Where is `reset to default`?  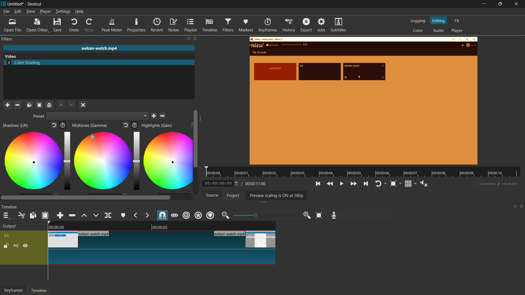
reset to default is located at coordinates (53, 125).